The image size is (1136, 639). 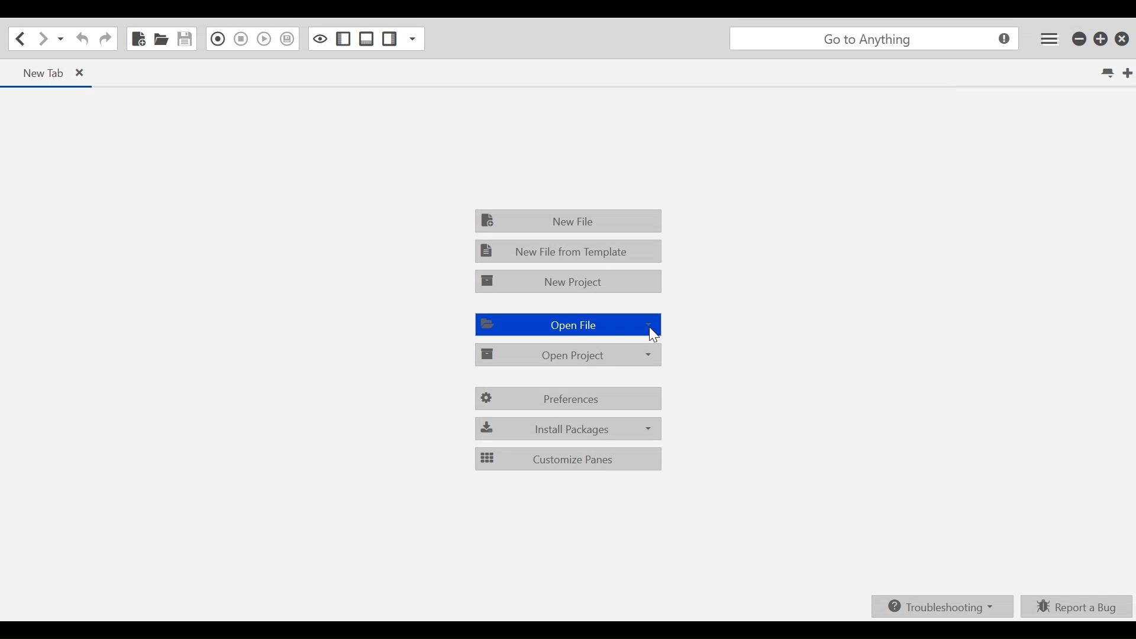 What do you see at coordinates (567, 355) in the screenshot?
I see `Open Project` at bounding box center [567, 355].